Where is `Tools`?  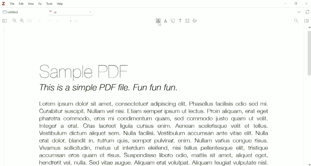 Tools is located at coordinates (49, 4).